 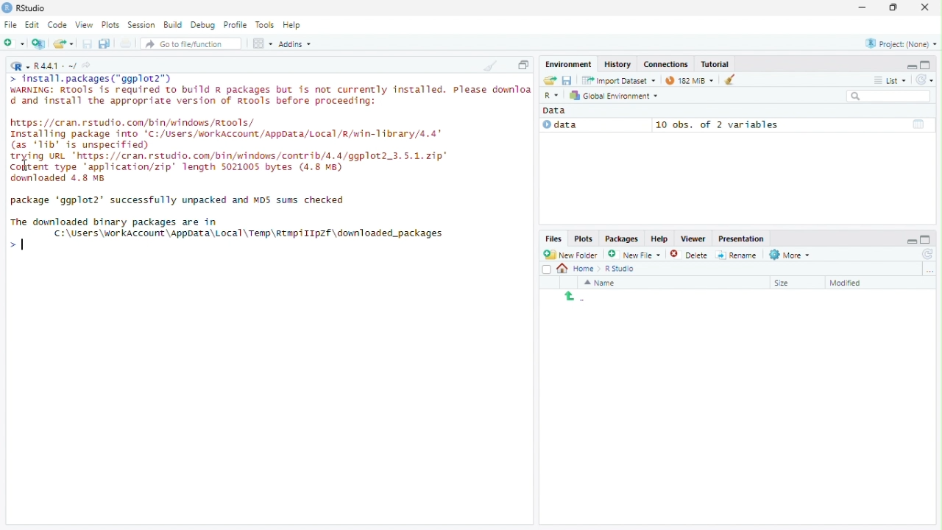 I want to click on Maximize, so click(x=895, y=7).